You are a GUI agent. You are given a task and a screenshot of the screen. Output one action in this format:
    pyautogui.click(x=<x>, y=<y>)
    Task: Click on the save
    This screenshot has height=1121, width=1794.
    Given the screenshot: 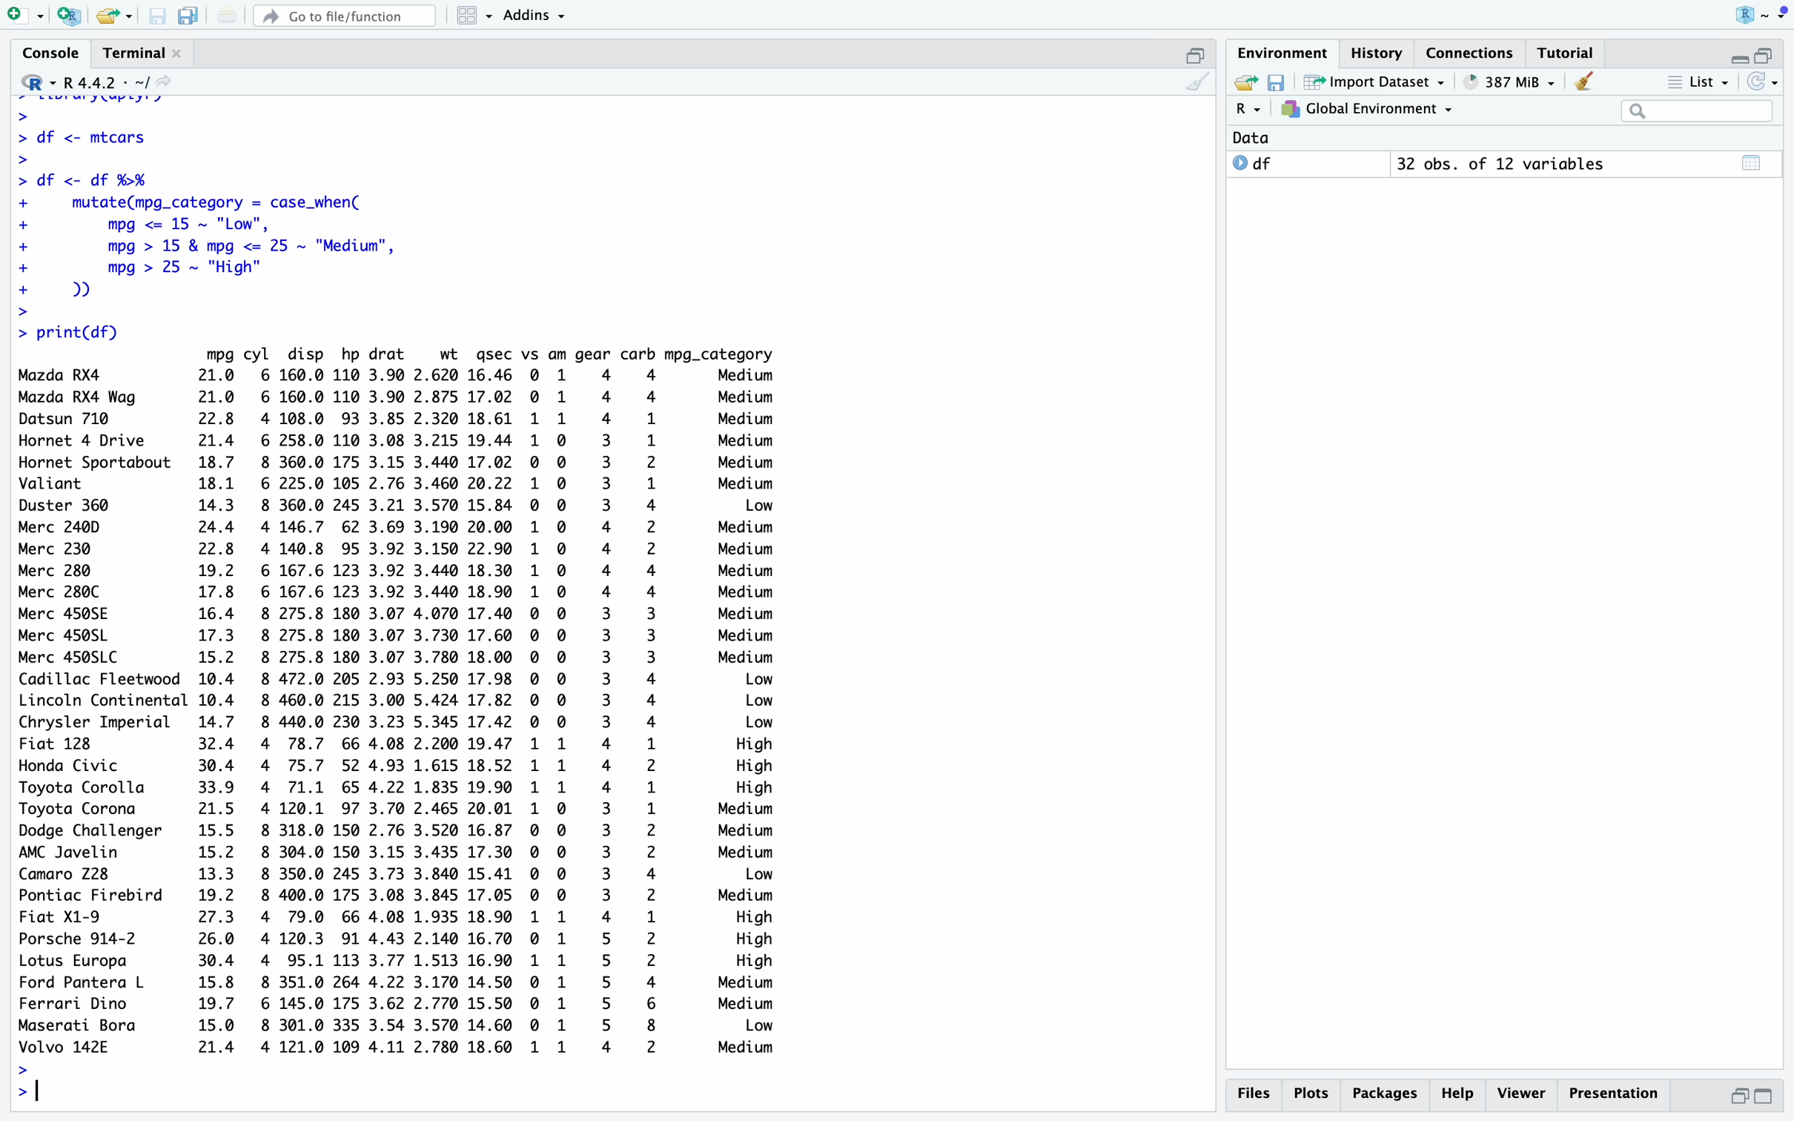 What is the action you would take?
    pyautogui.click(x=157, y=17)
    